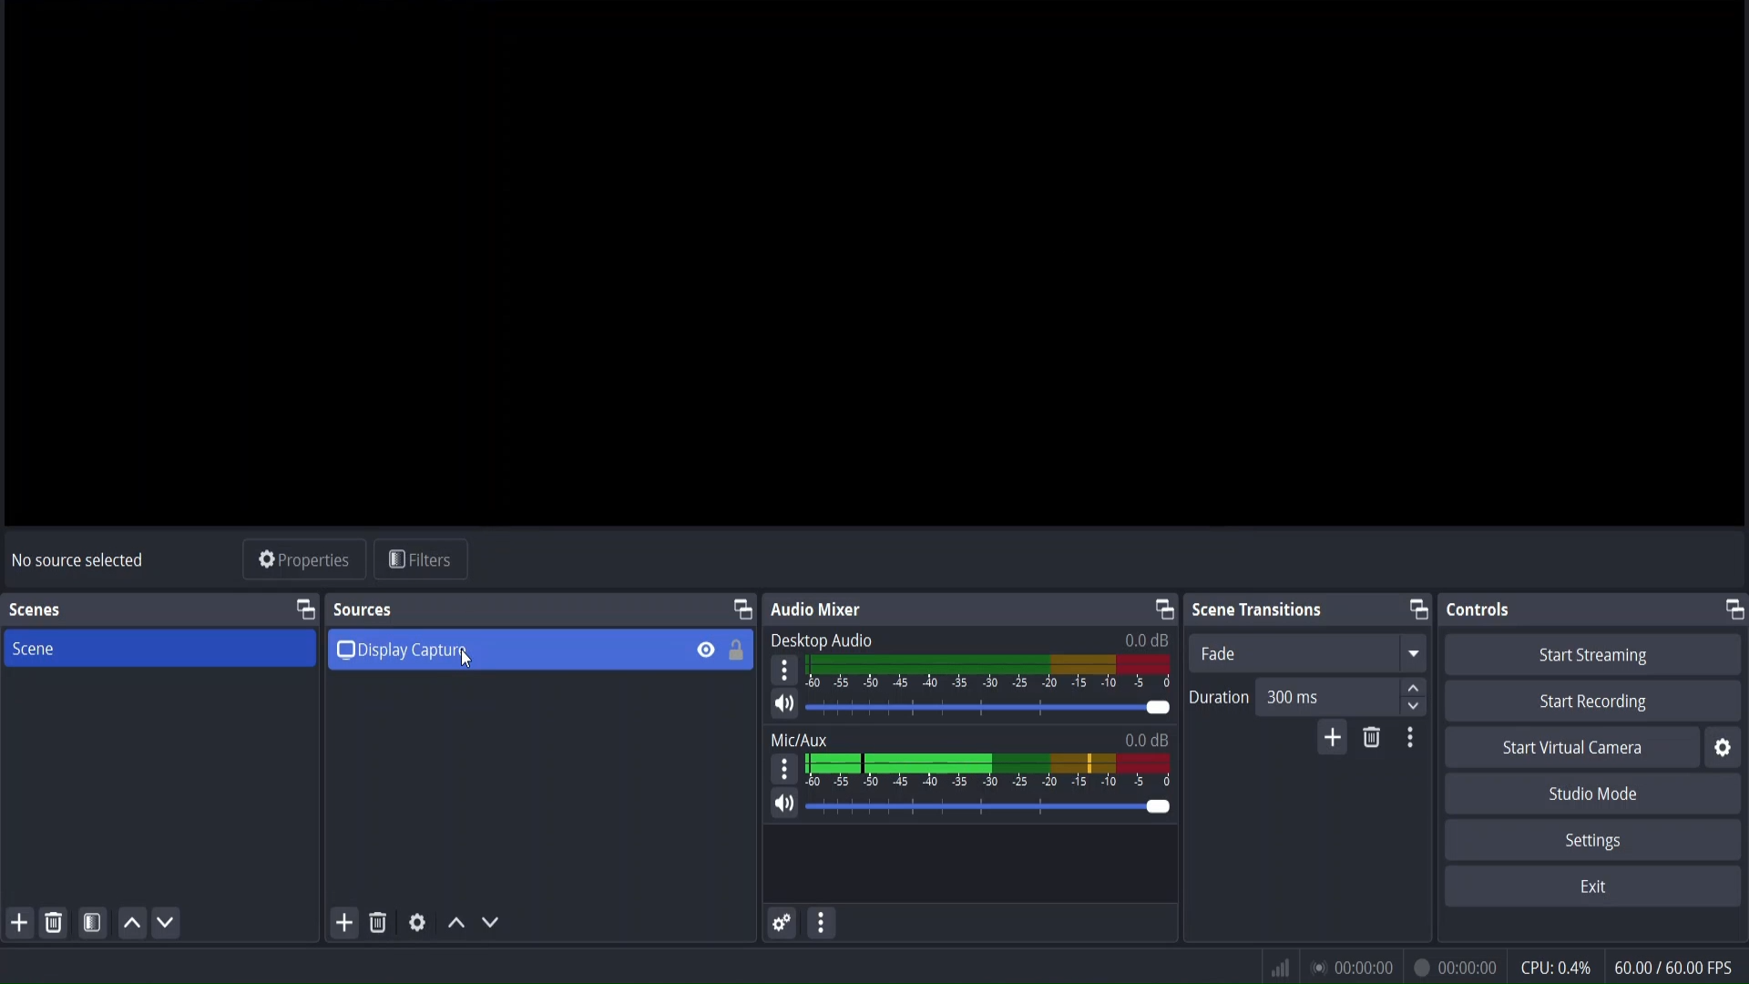 The height and width of the screenshot is (984, 1749). I want to click on add configurable transitions, so click(1333, 740).